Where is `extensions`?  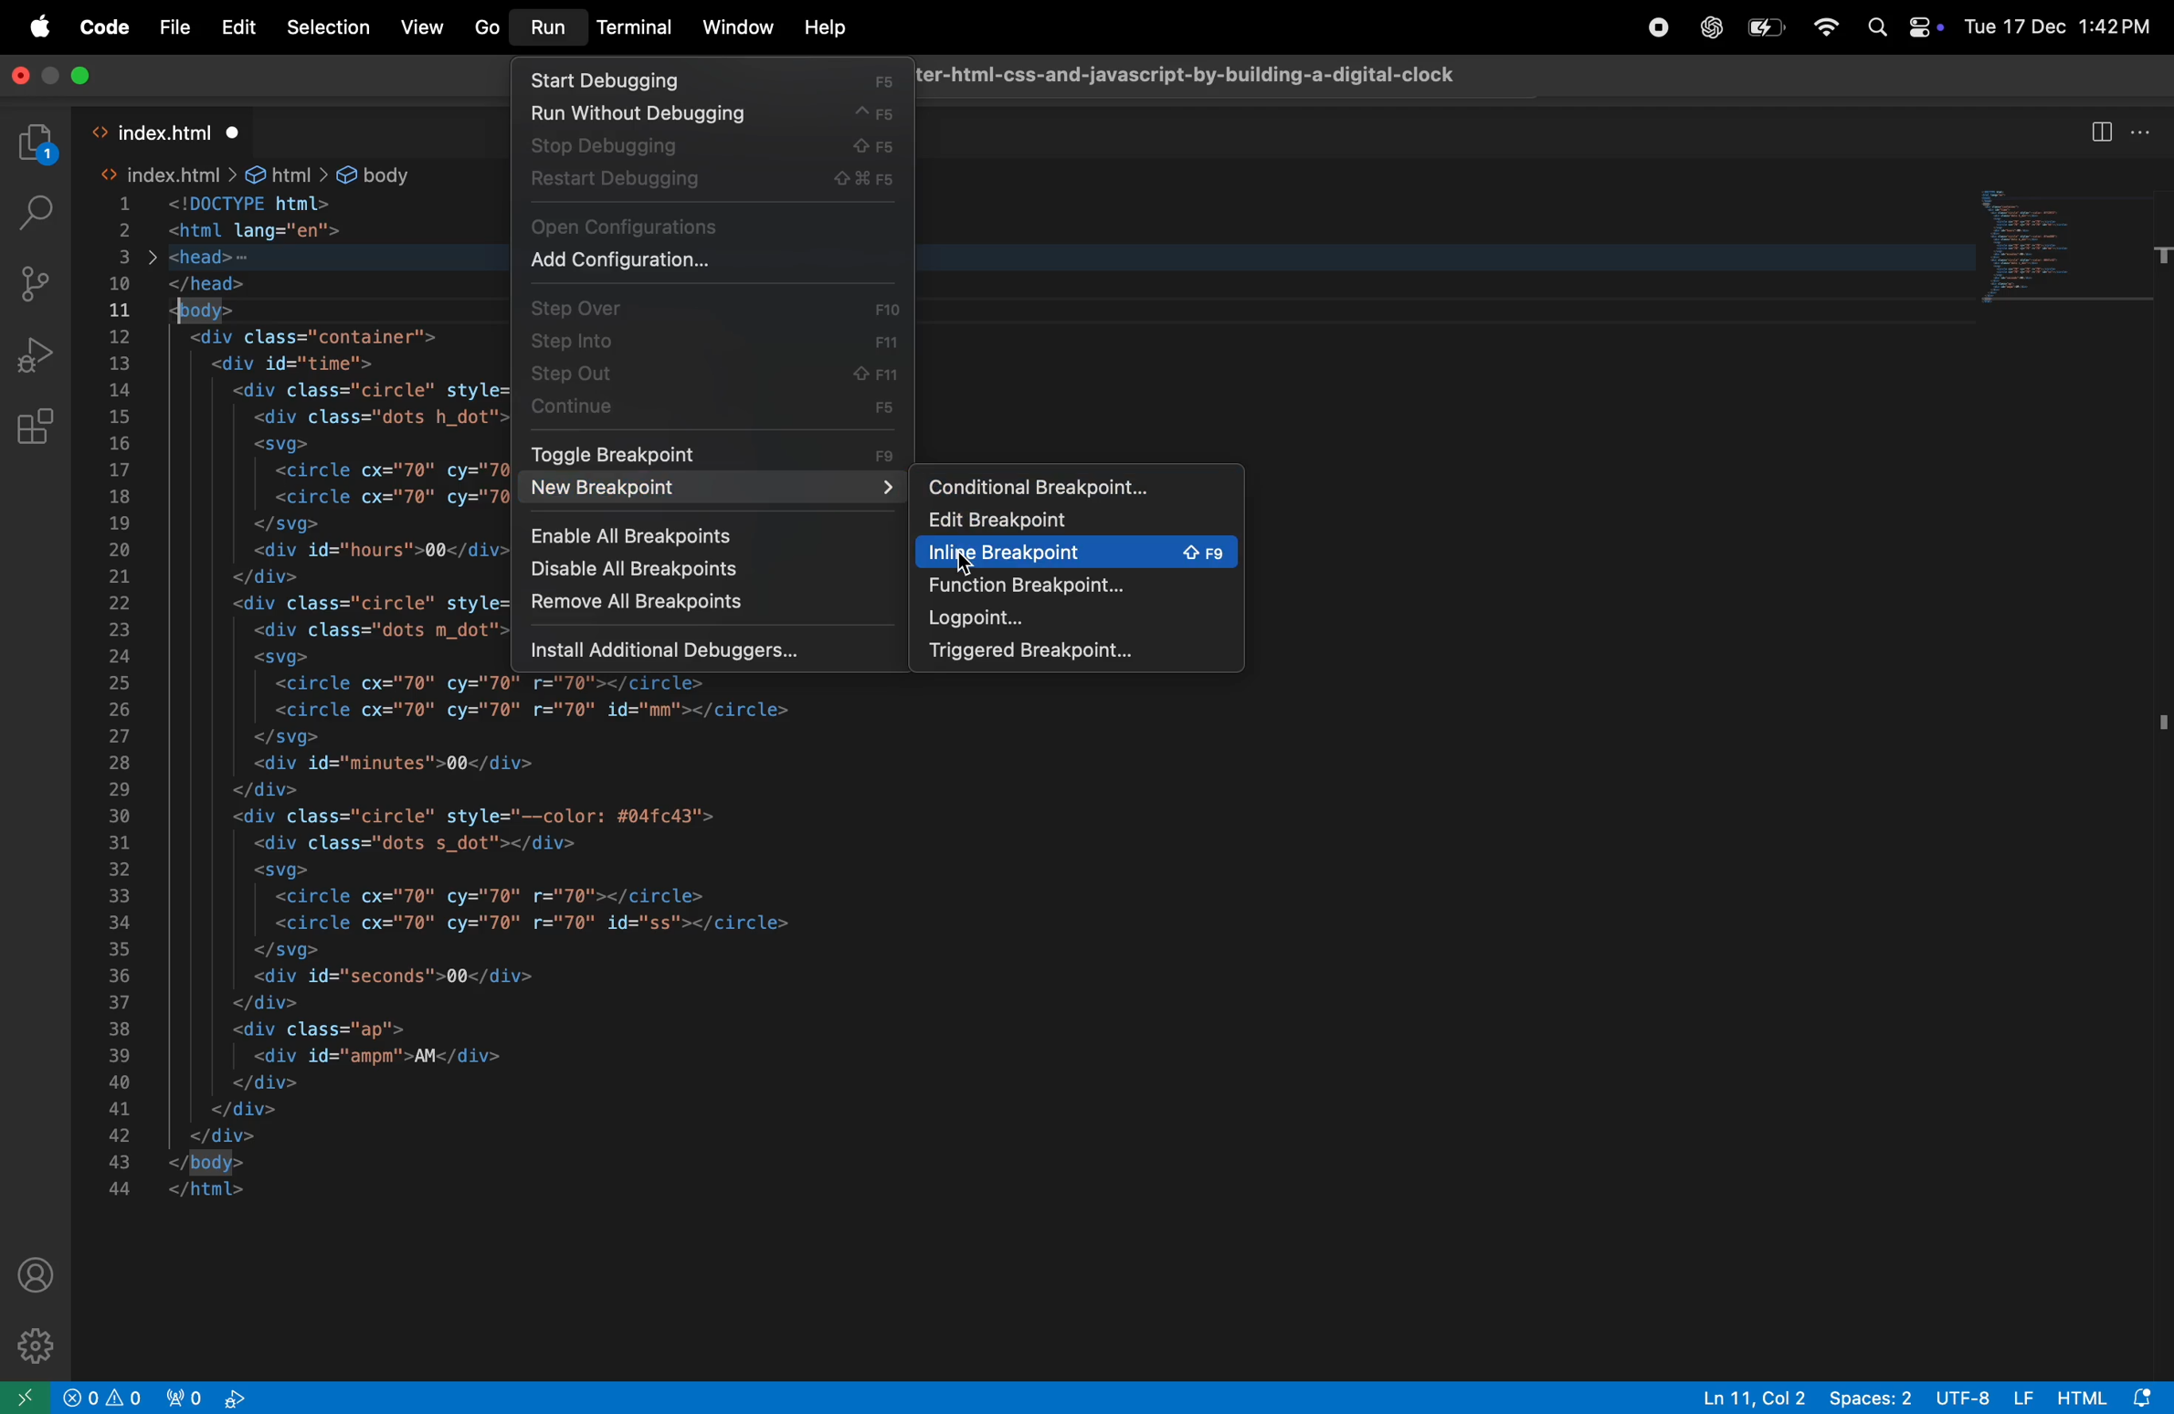
extensions is located at coordinates (37, 424).